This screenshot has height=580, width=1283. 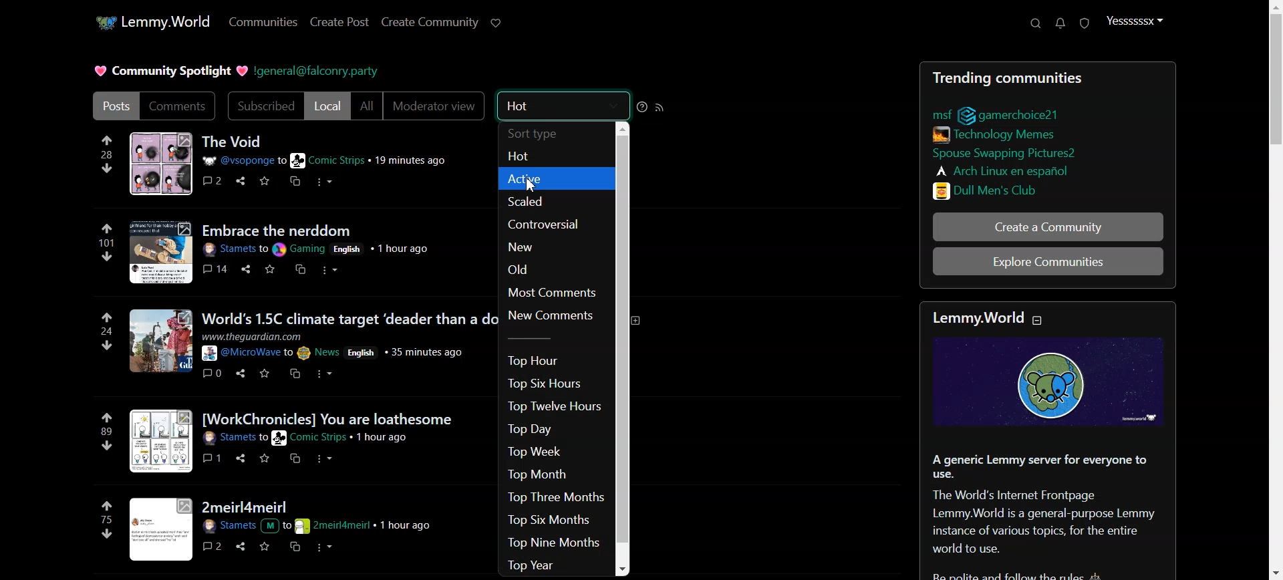 I want to click on comments, so click(x=213, y=268).